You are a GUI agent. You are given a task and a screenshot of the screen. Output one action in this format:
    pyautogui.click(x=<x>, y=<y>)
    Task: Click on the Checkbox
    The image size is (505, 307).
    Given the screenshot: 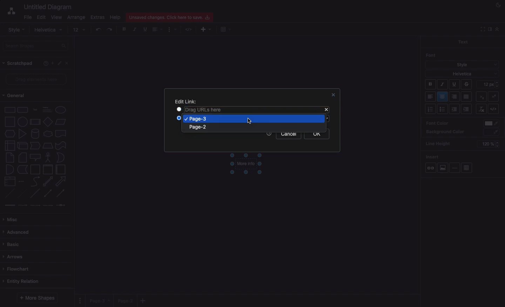 What is the action you would take?
    pyautogui.click(x=180, y=118)
    